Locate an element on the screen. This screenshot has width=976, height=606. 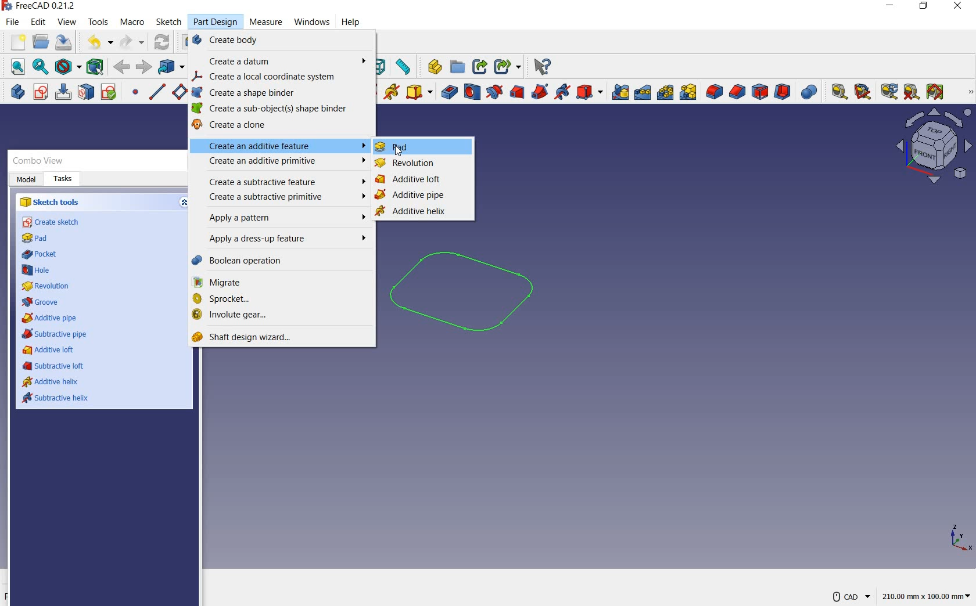
sketch is located at coordinates (168, 22).